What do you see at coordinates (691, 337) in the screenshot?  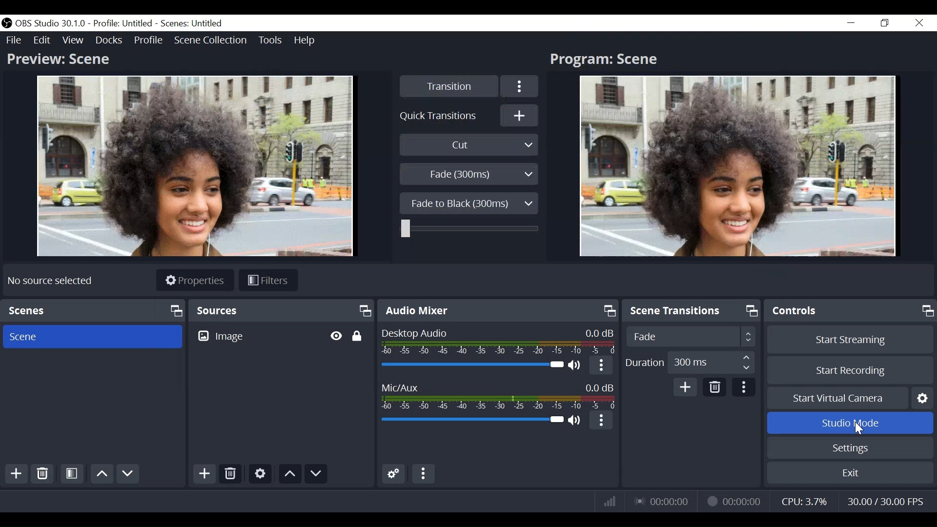 I see `Adjust Scene Transition` at bounding box center [691, 337].